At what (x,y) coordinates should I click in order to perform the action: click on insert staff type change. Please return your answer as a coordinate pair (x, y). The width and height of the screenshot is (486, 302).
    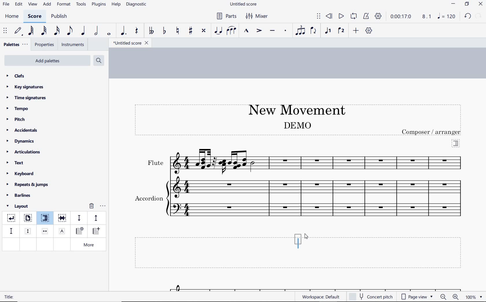
    Looking at the image, I should click on (80, 231).